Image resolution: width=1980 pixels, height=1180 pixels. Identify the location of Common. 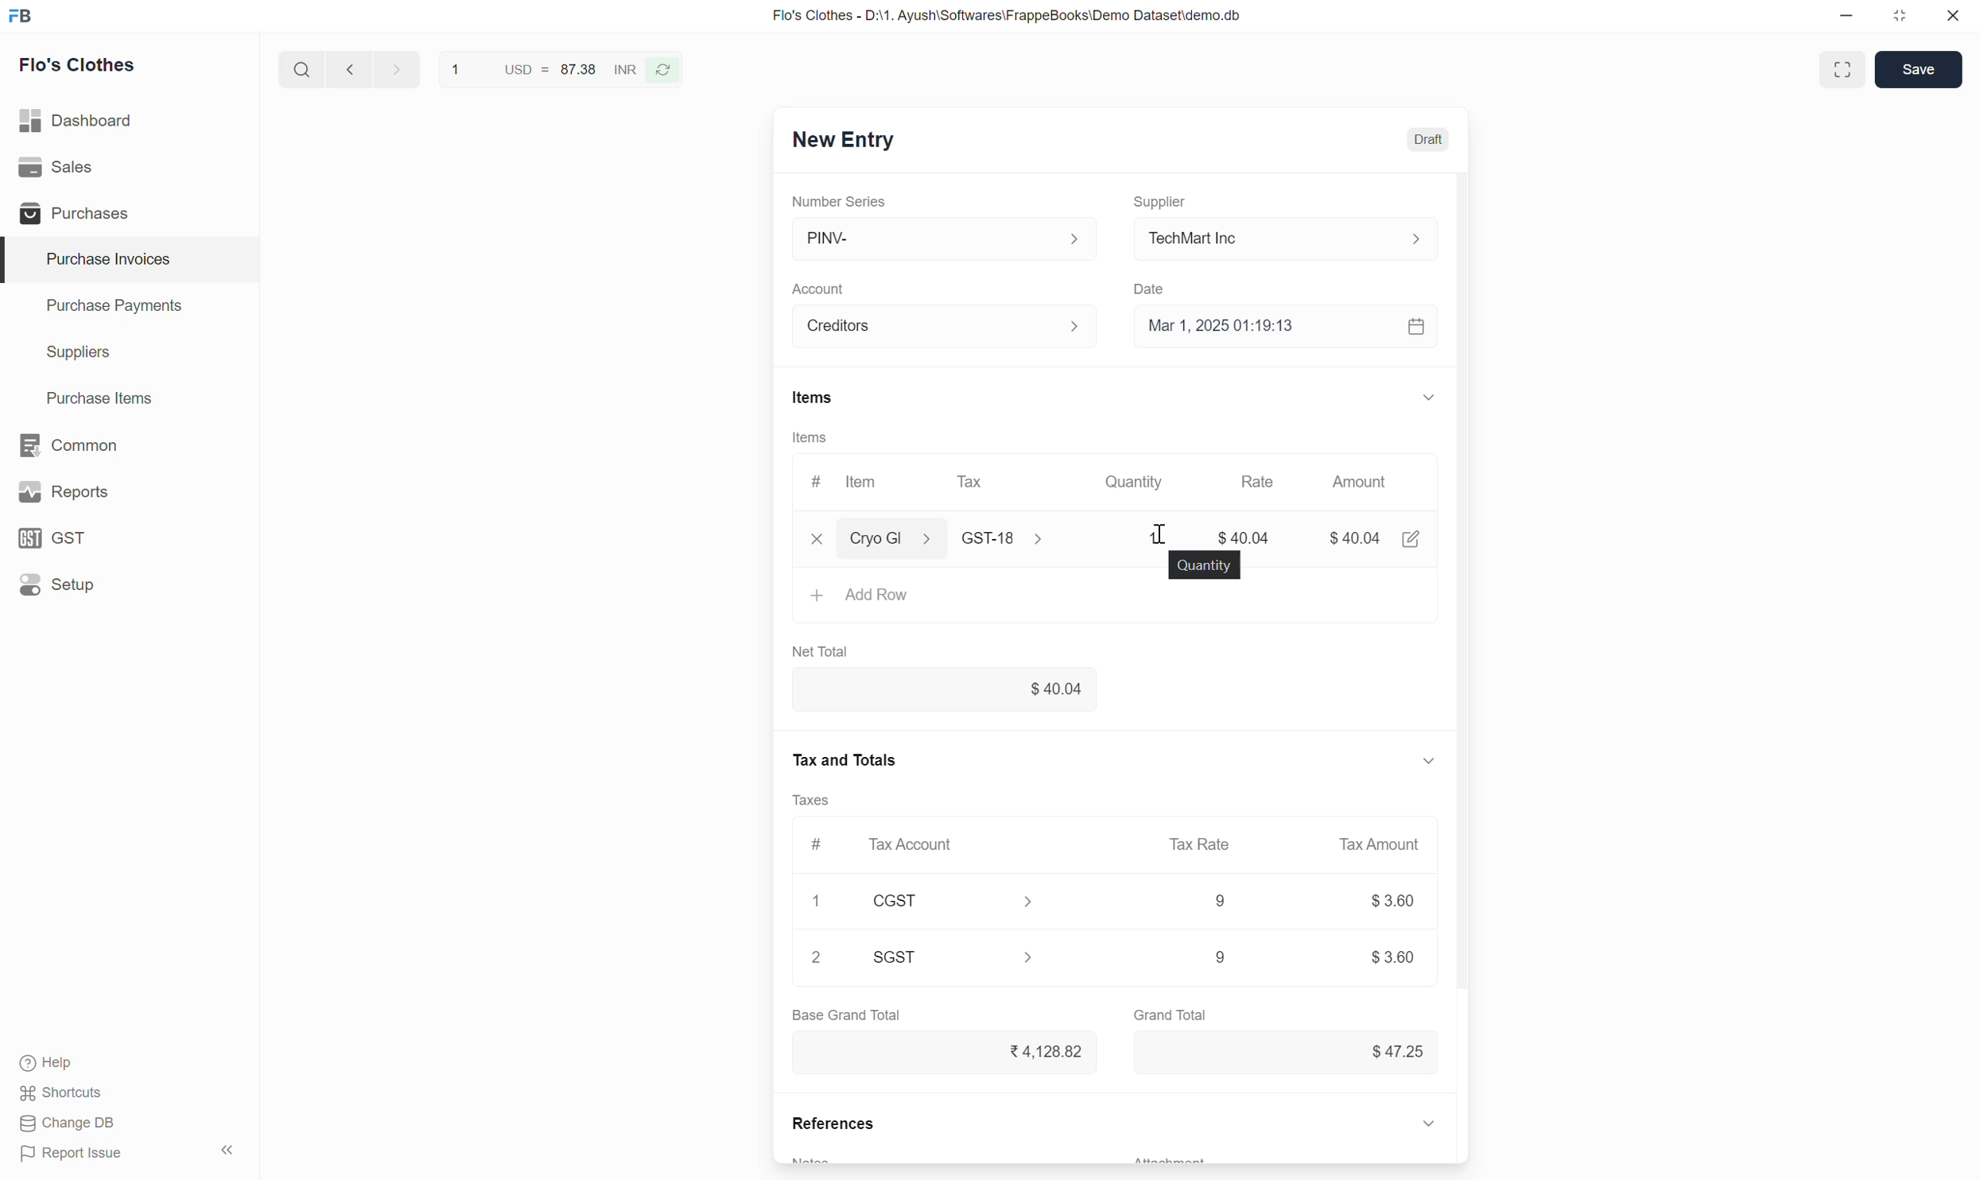
(71, 444).